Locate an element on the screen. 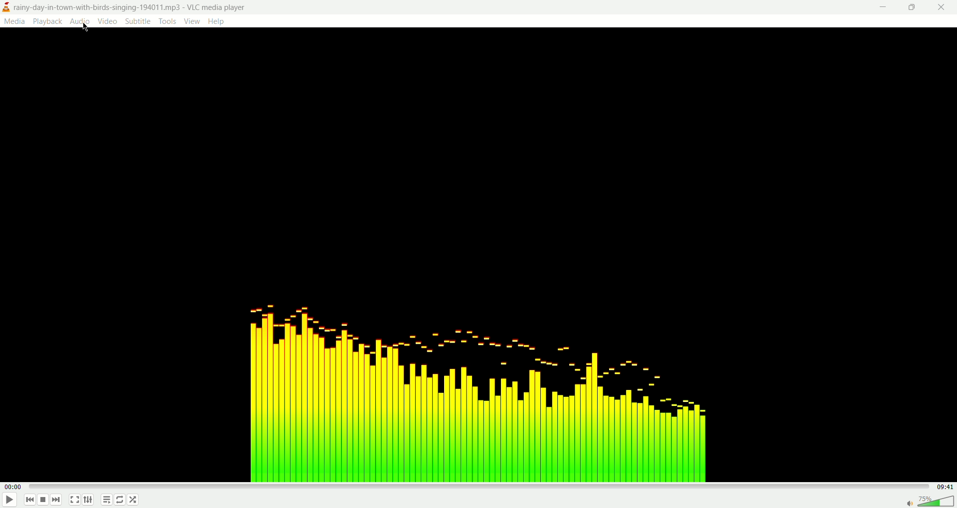 The width and height of the screenshot is (957, 508). played time is located at coordinates (11, 486).